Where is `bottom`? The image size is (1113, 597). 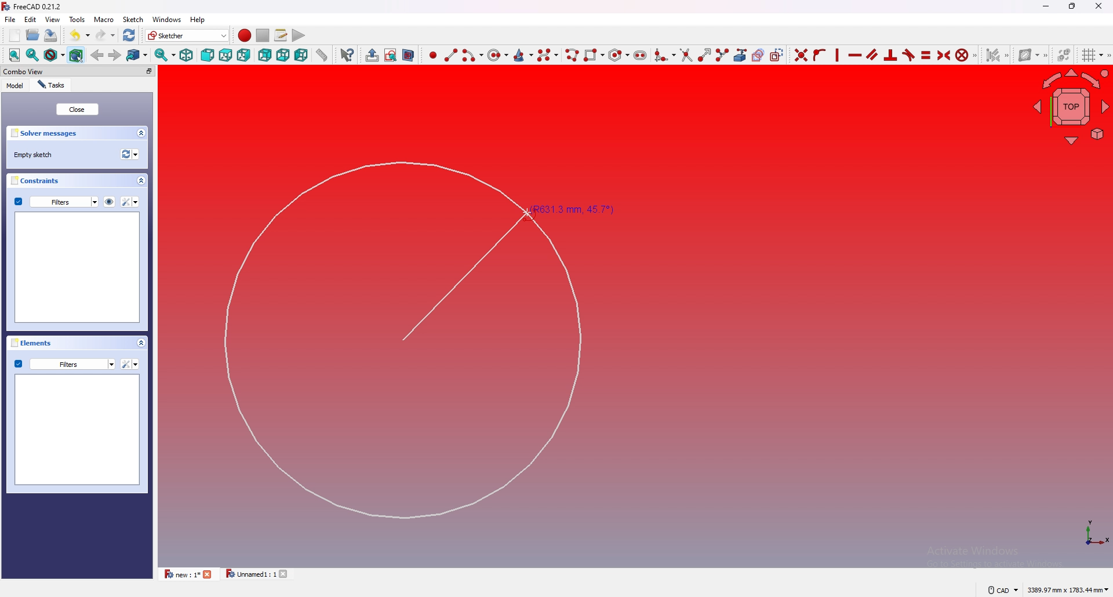
bottom is located at coordinates (283, 54).